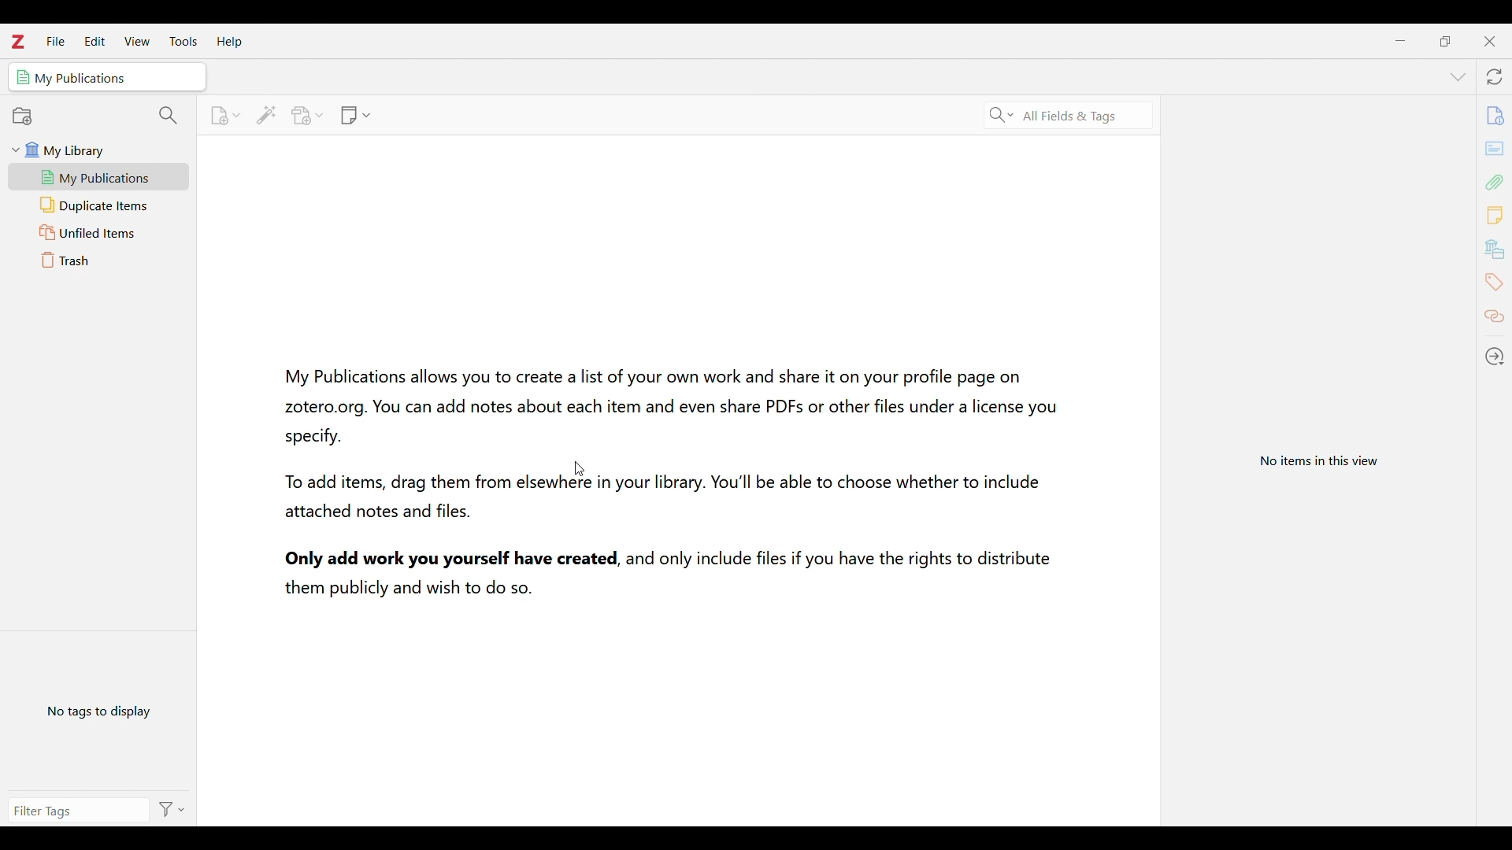  I want to click on Action options, so click(170, 809).